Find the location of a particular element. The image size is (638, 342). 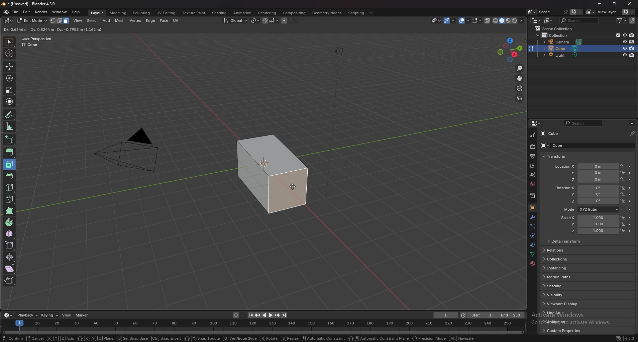

use a preset viewpoint is located at coordinates (511, 49).